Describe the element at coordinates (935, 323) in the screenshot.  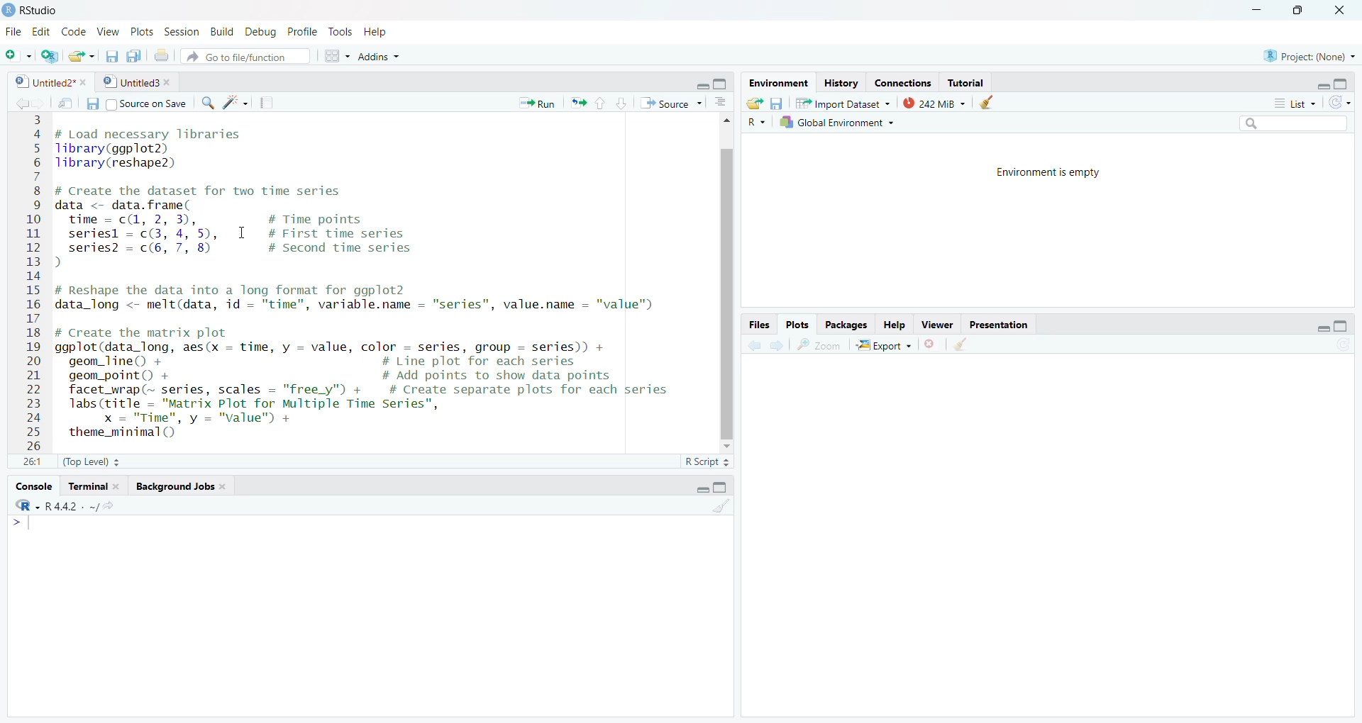
I see `Viewer` at that location.